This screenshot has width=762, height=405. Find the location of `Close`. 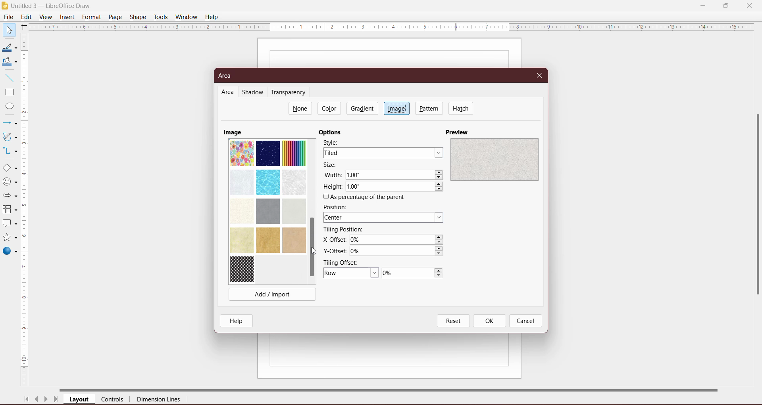

Close is located at coordinates (749, 5).